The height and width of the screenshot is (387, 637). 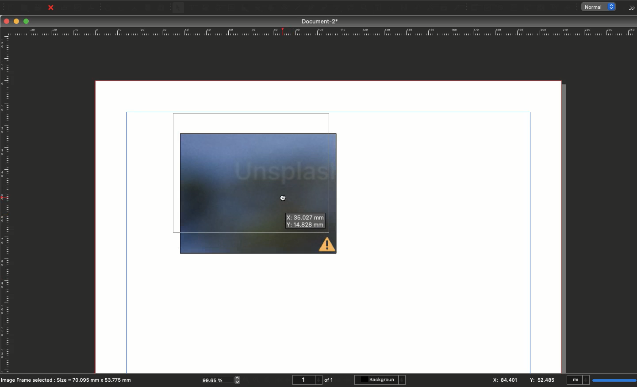 I want to click on image Frame selected : Size = 70.095 mm x 53.776 mm, so click(x=71, y=396).